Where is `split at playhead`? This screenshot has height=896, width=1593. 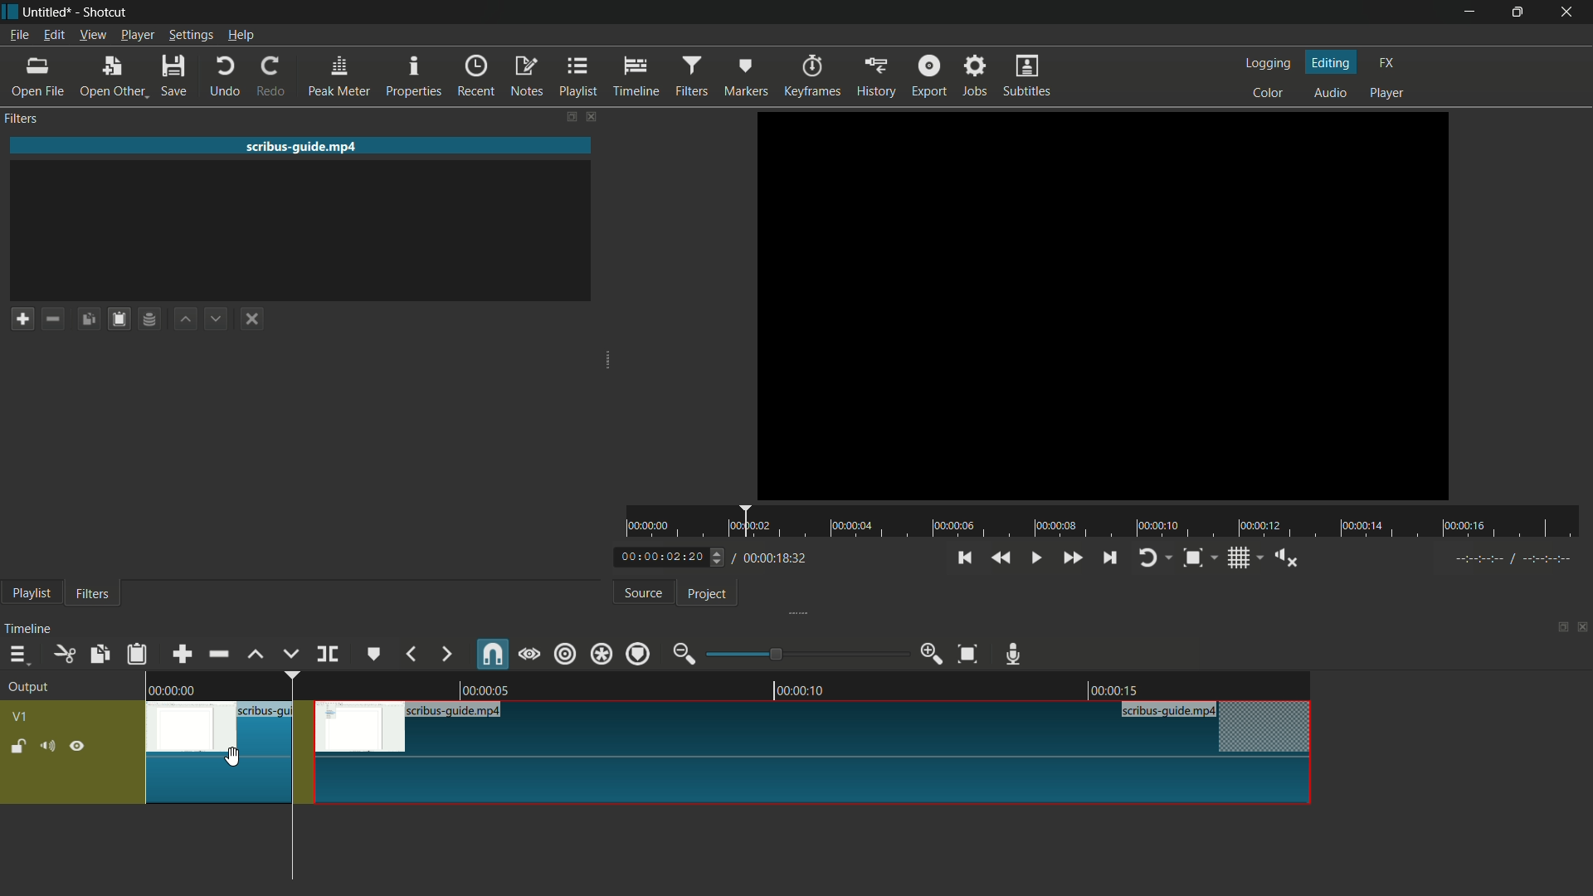 split at playhead is located at coordinates (328, 654).